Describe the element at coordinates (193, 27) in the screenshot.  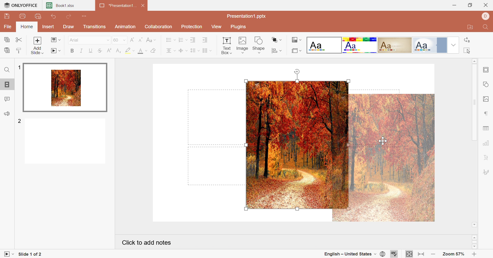
I see `Protection` at that location.